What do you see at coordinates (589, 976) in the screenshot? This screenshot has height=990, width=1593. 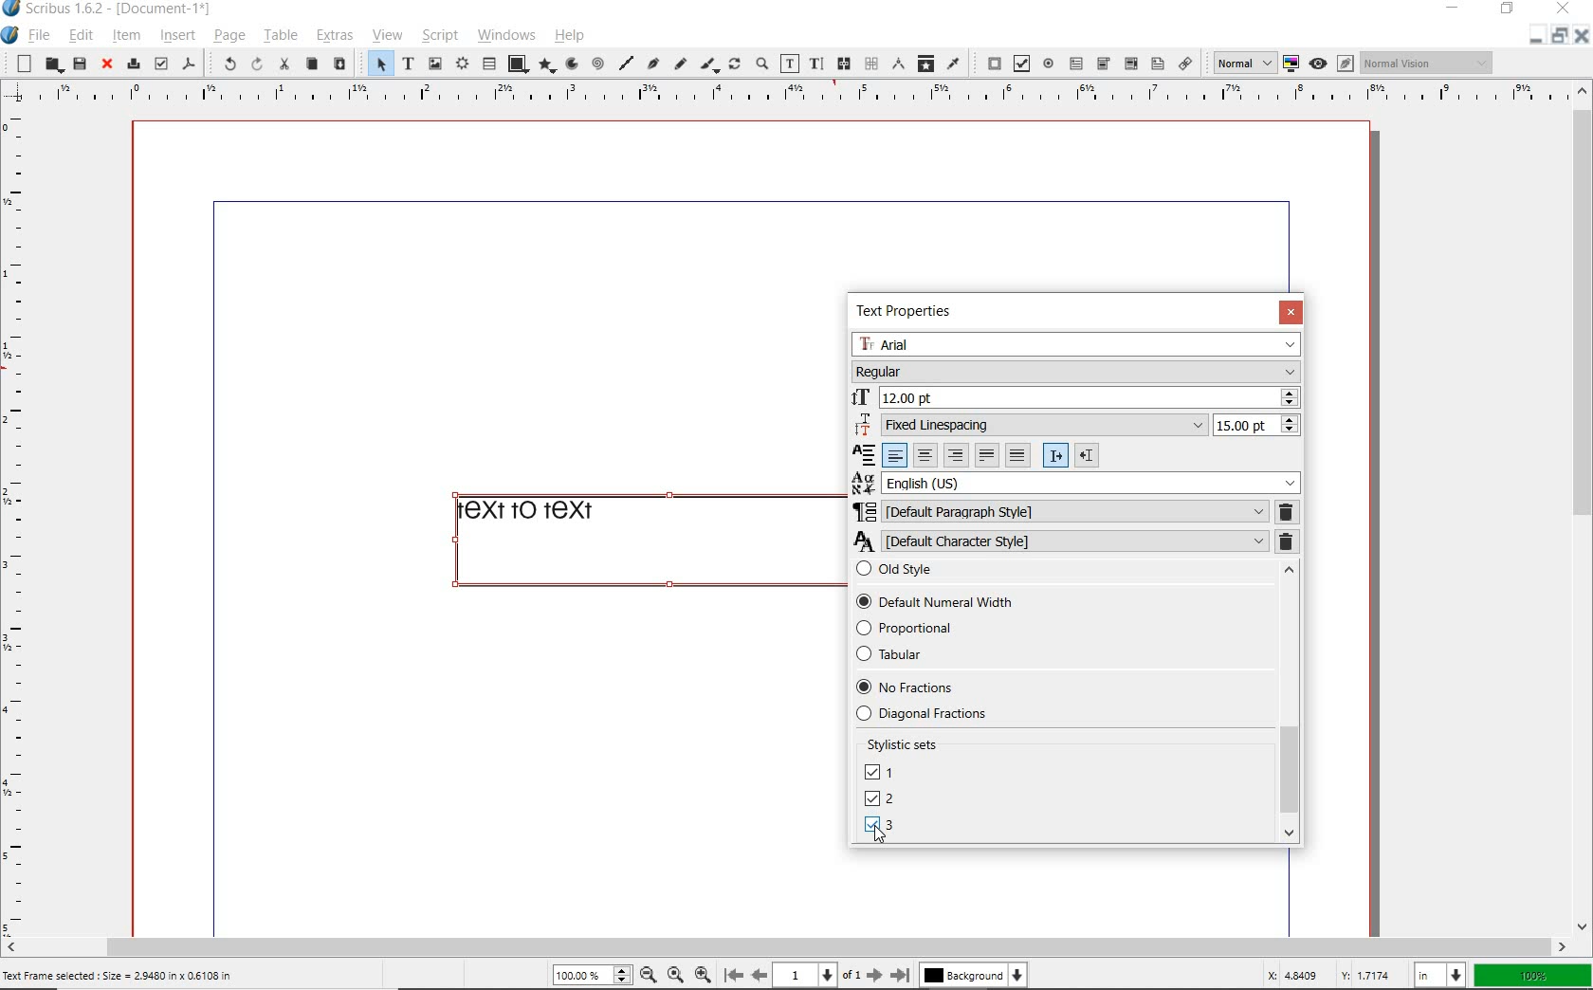 I see `100%` at bounding box center [589, 976].